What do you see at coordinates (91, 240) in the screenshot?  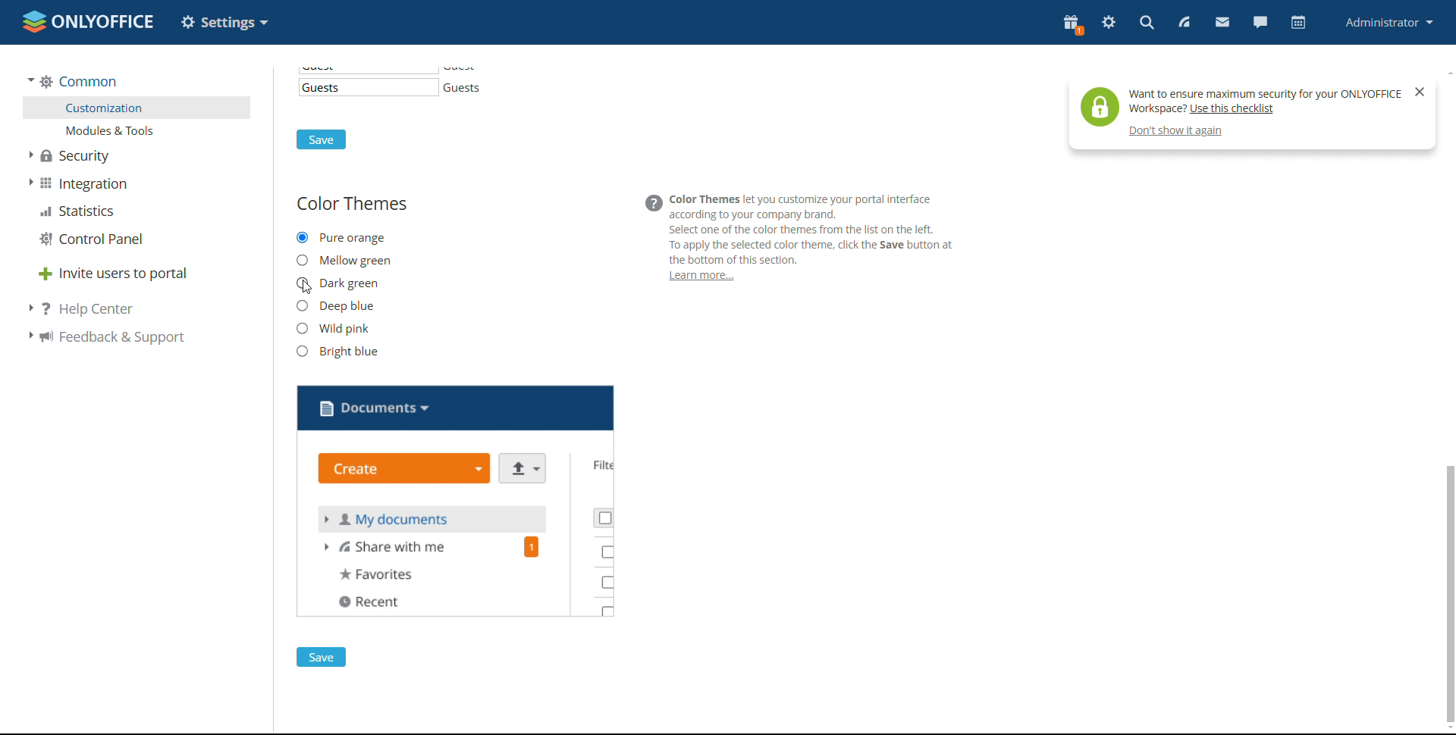 I see `control panel` at bounding box center [91, 240].